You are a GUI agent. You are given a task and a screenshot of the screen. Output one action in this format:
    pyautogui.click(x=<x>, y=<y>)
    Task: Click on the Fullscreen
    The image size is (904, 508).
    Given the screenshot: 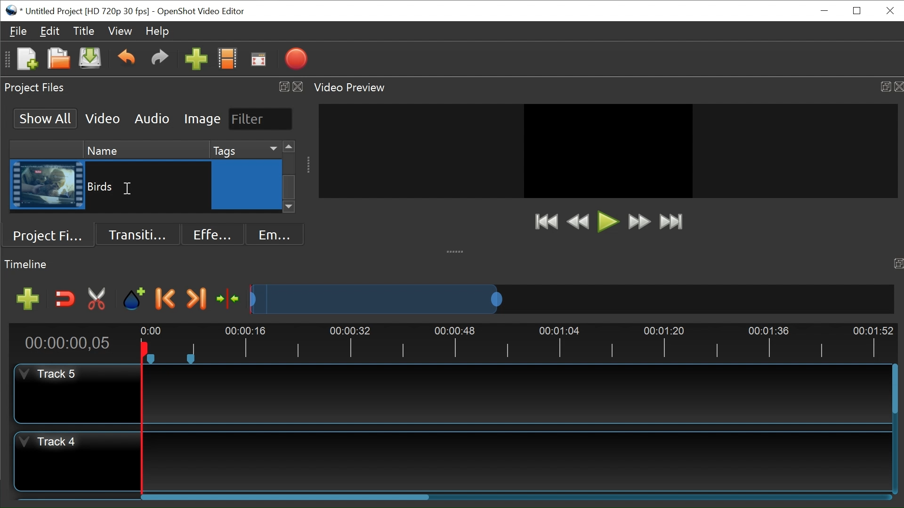 What is the action you would take?
    pyautogui.click(x=258, y=59)
    